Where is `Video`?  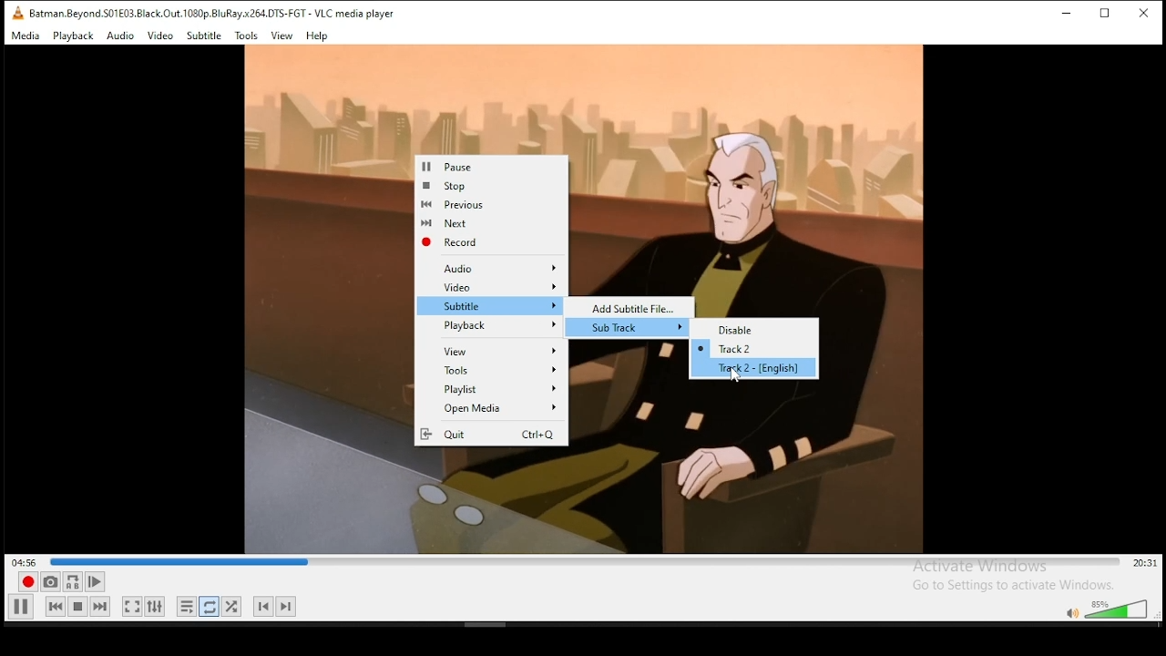
Video is located at coordinates (159, 36).